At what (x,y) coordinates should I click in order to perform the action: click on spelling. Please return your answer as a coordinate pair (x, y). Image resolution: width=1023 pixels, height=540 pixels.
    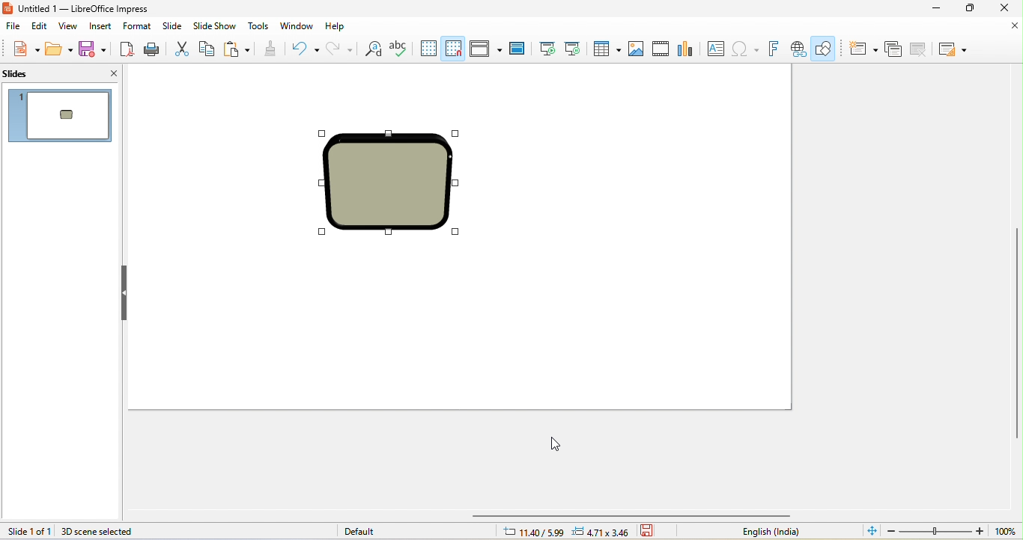
    Looking at the image, I should click on (401, 48).